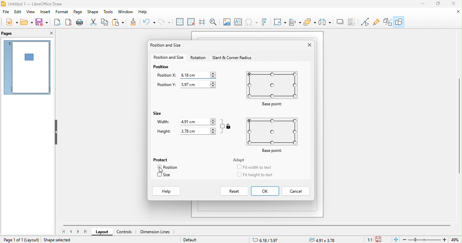  What do you see at coordinates (204, 22) in the screenshot?
I see `helplines while moving` at bounding box center [204, 22].